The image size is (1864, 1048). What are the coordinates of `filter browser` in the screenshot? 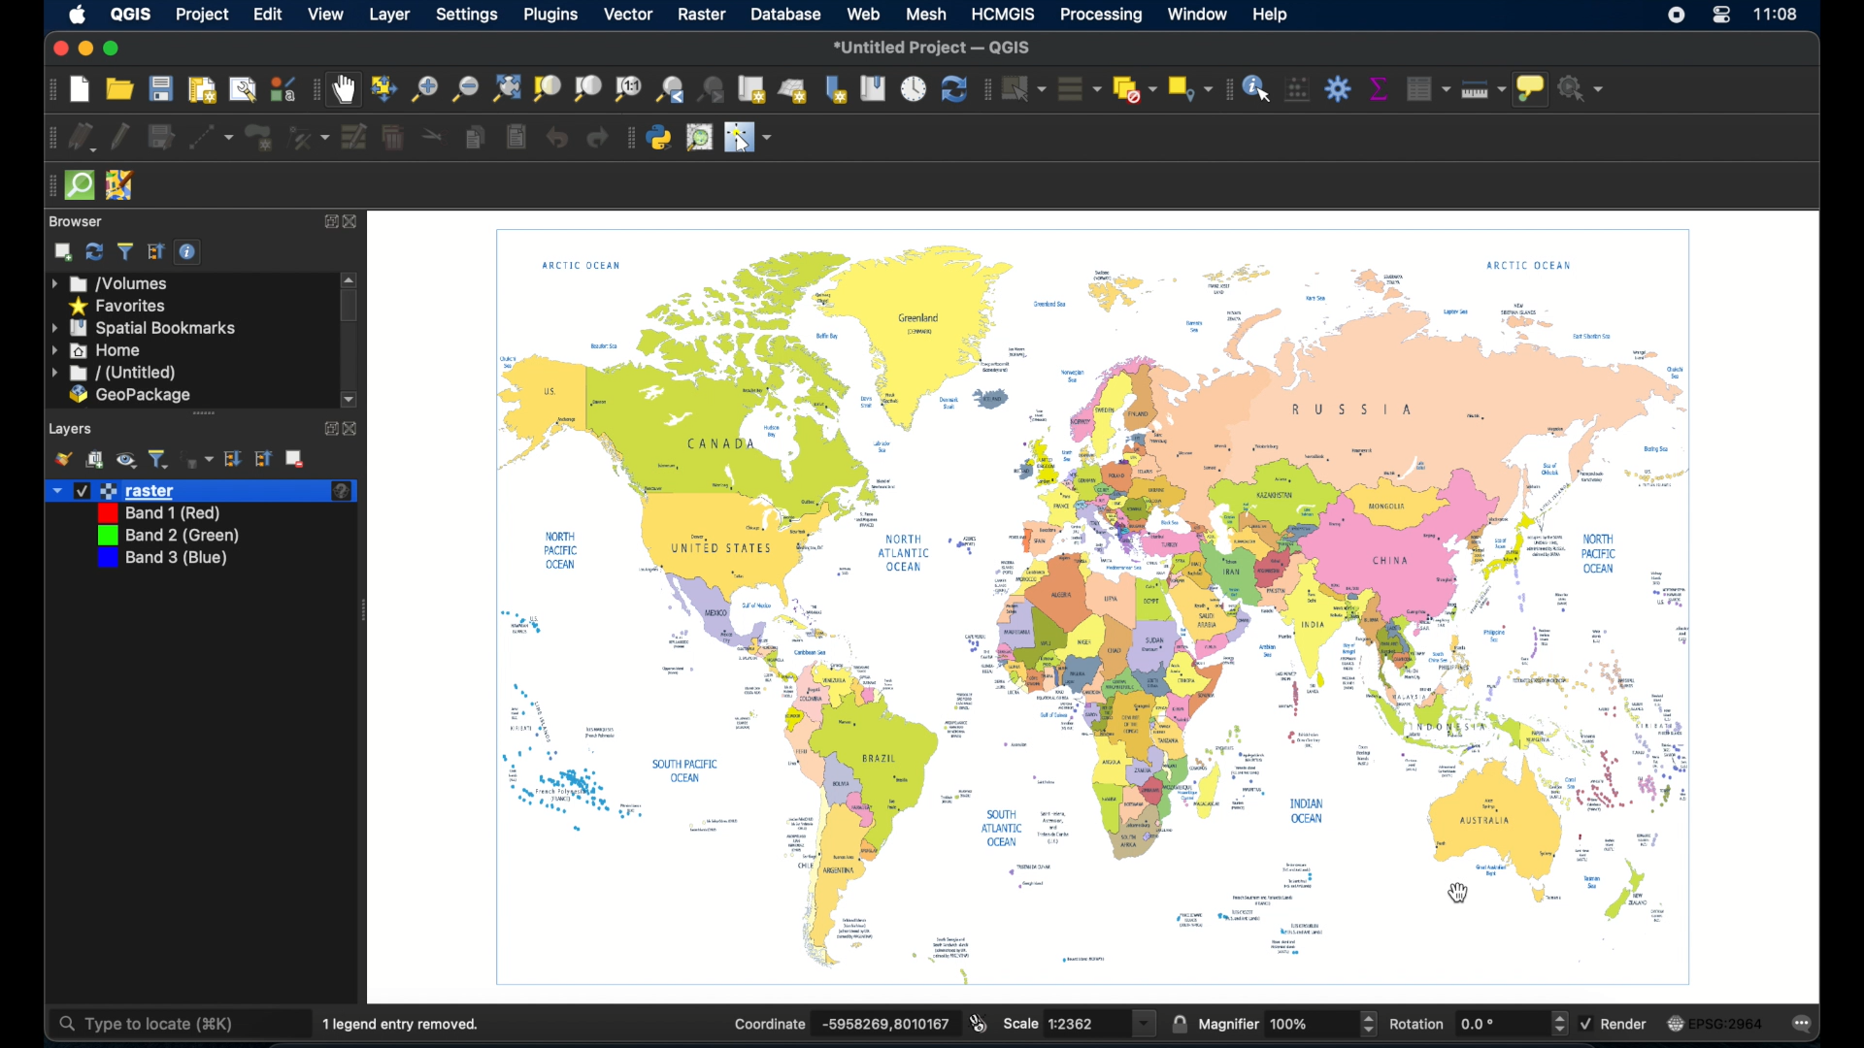 It's located at (125, 250).